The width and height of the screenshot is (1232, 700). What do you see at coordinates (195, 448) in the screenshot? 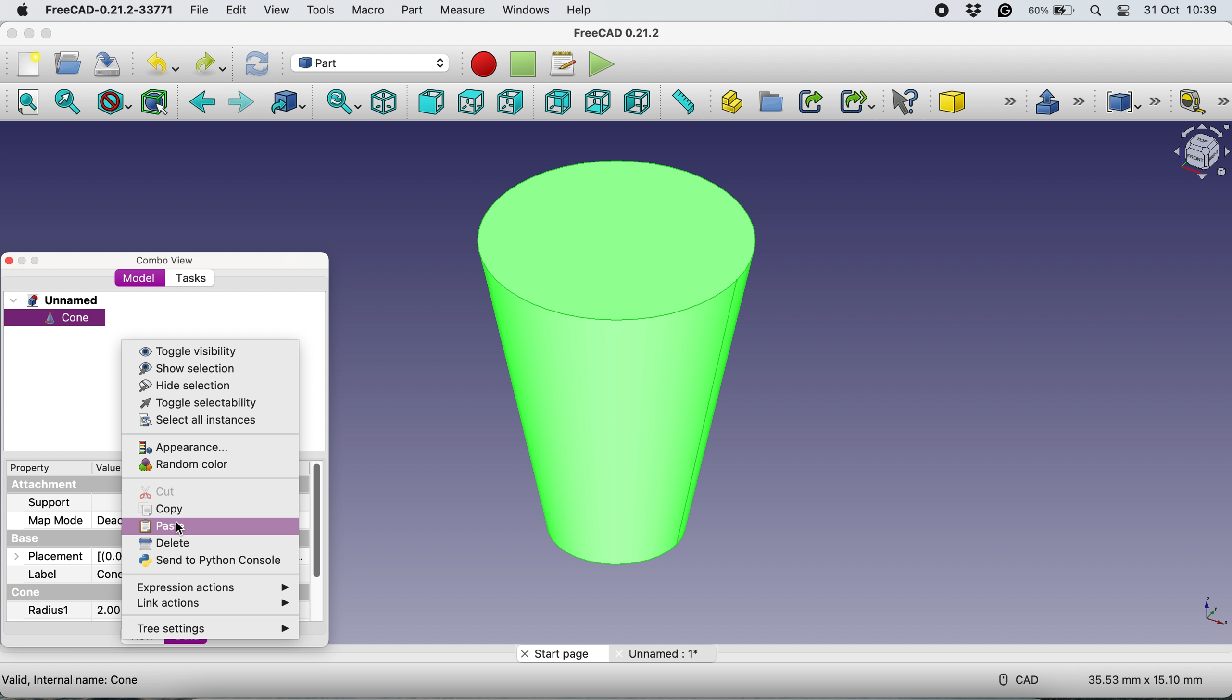
I see `appearance` at bounding box center [195, 448].